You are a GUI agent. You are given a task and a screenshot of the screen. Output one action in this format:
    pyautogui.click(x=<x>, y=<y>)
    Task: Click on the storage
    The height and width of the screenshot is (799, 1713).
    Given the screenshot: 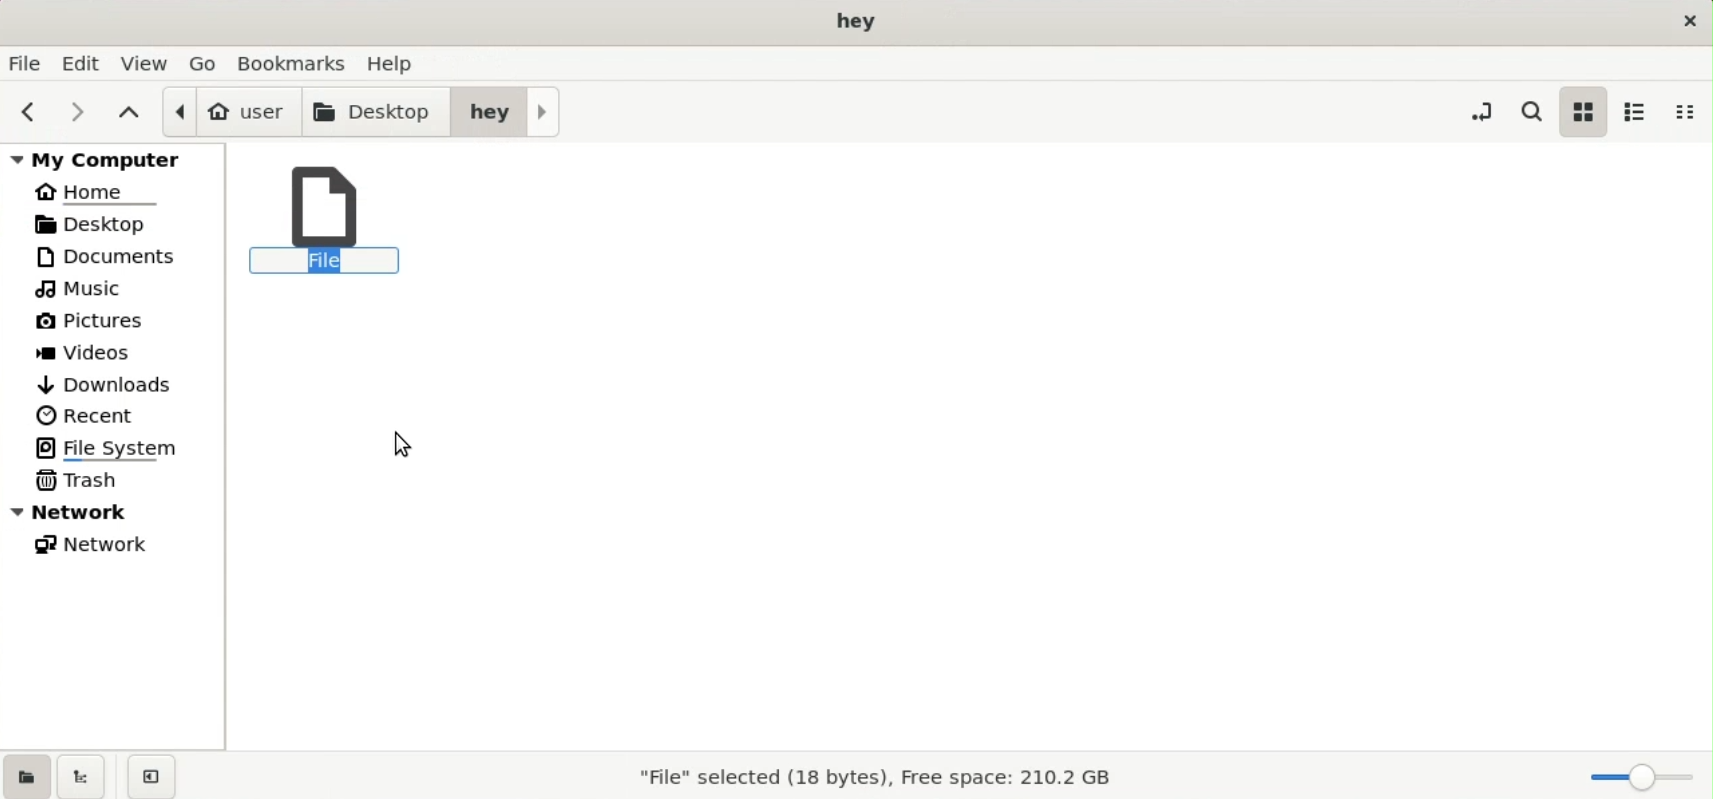 What is the action you would take?
    pyautogui.click(x=871, y=780)
    